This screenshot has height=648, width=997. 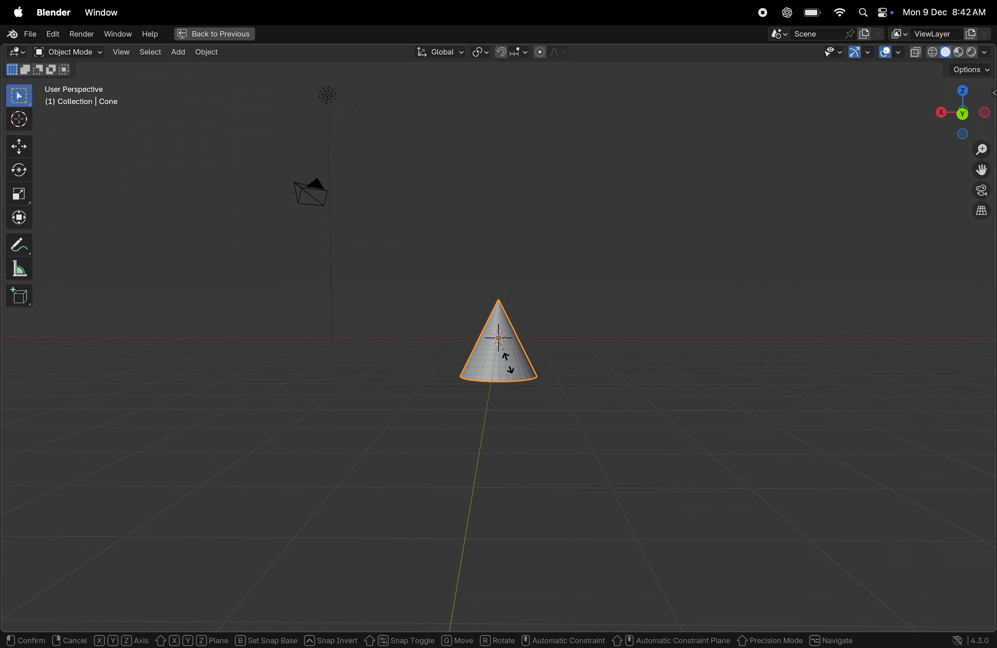 I want to click on battery, so click(x=813, y=12).